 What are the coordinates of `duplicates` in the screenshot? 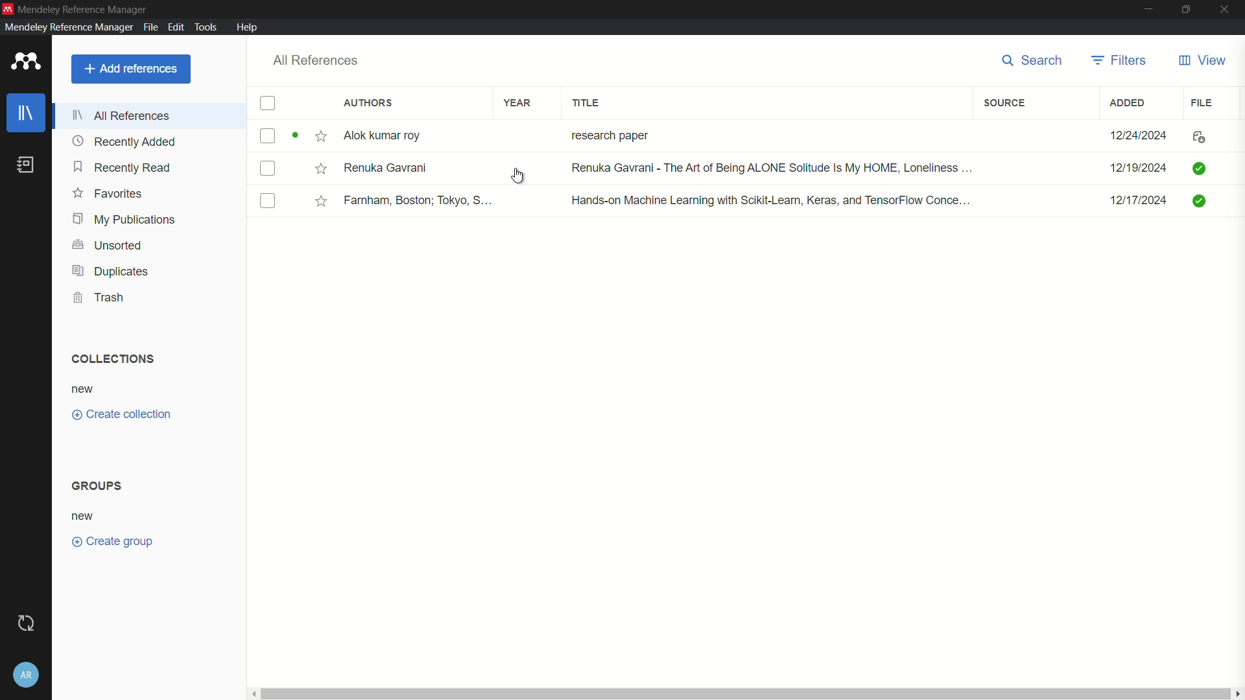 It's located at (110, 271).